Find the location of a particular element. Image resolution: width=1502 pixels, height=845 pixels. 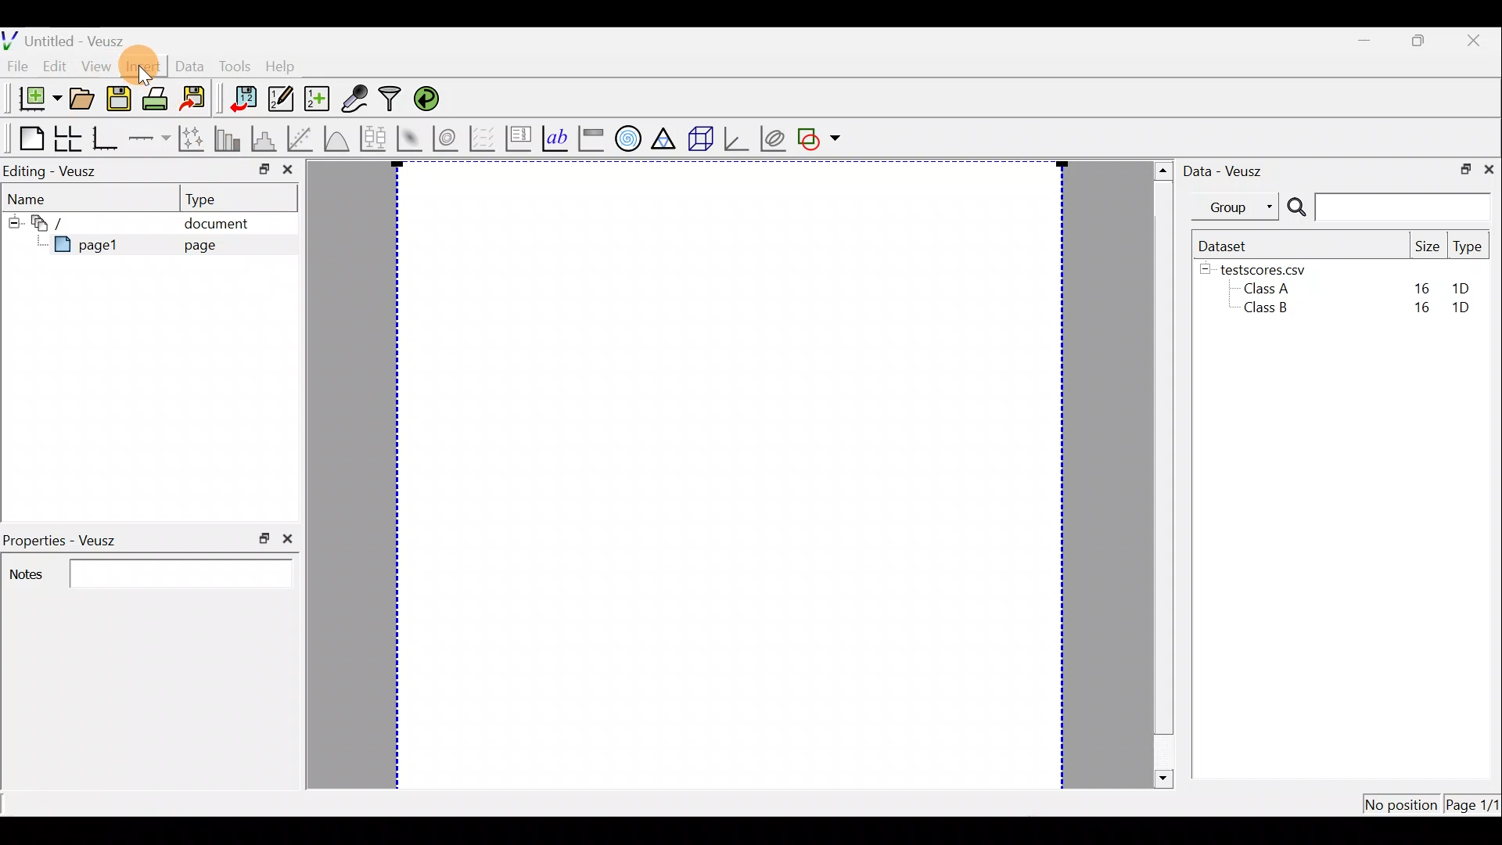

Class B is located at coordinates (1263, 311).